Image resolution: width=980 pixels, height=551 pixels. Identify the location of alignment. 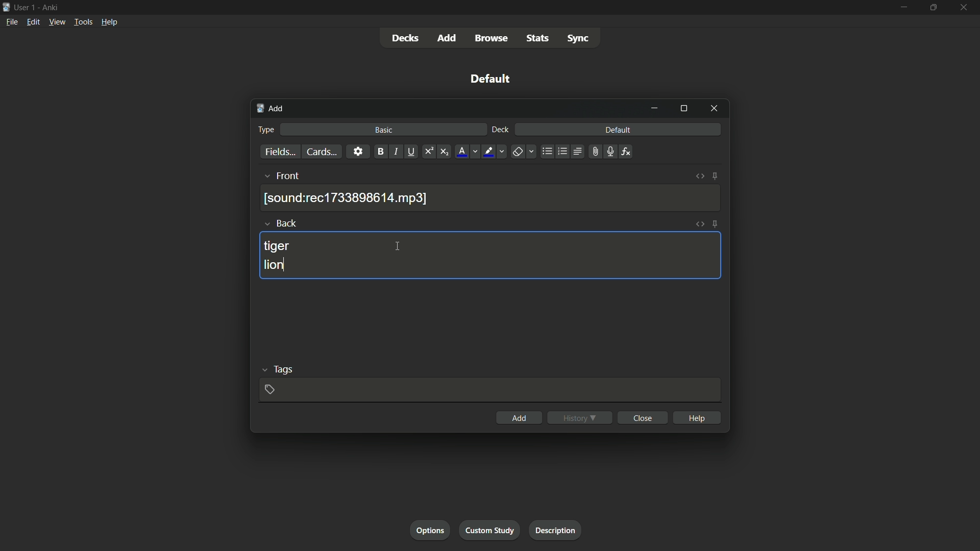
(577, 153).